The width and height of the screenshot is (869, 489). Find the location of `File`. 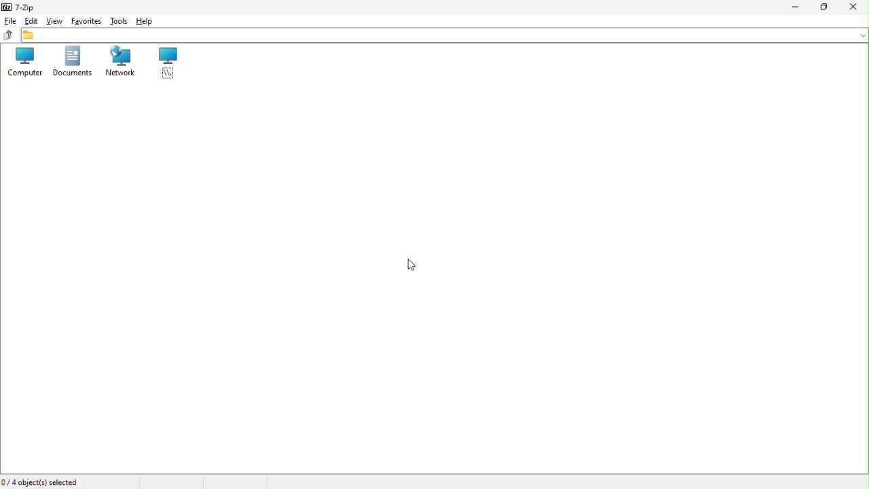

File is located at coordinates (9, 21).